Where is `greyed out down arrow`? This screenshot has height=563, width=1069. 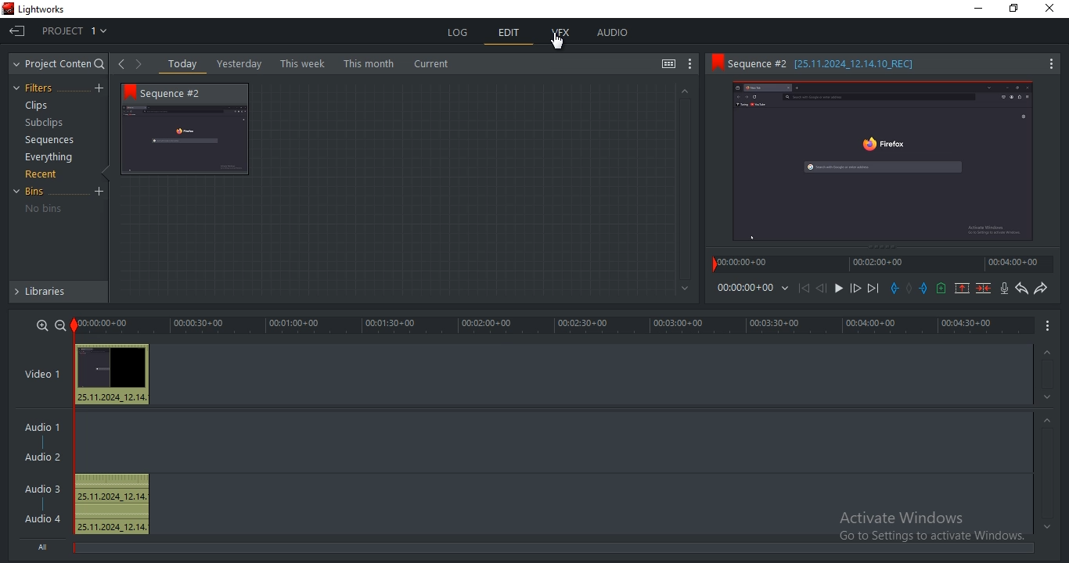 greyed out down arrow is located at coordinates (683, 289).